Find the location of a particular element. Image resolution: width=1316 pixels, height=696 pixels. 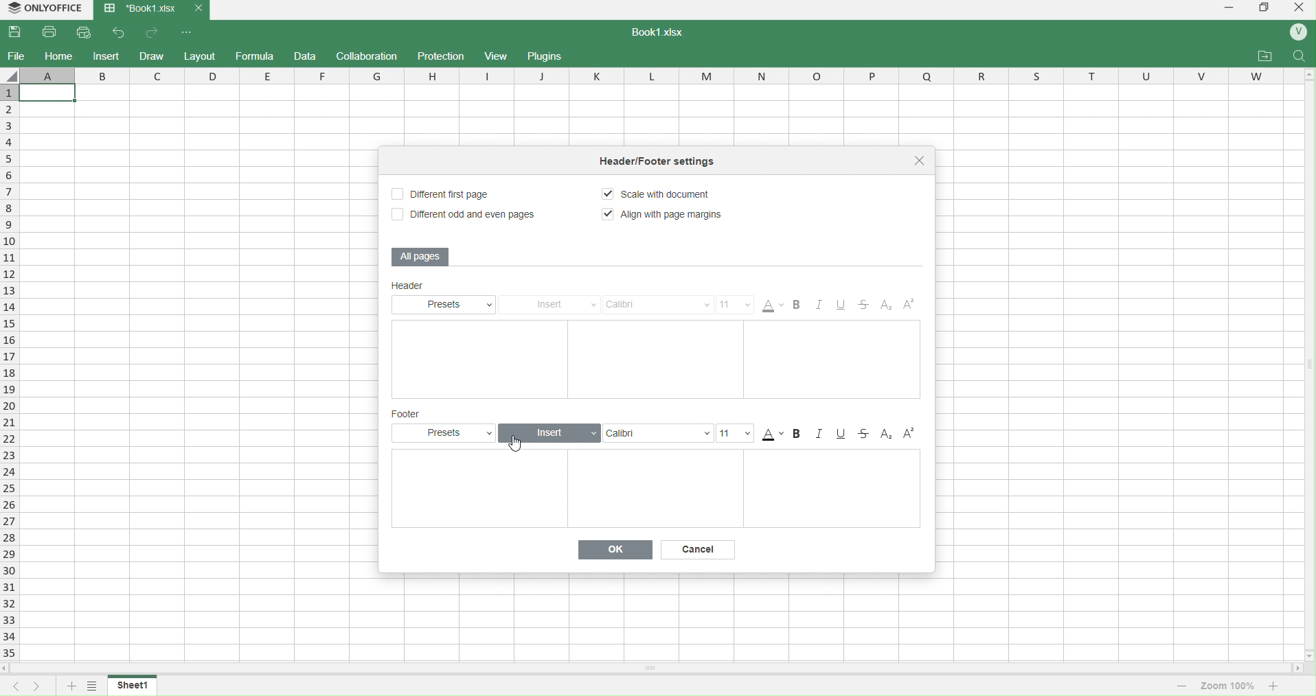

cursor is located at coordinates (517, 445).